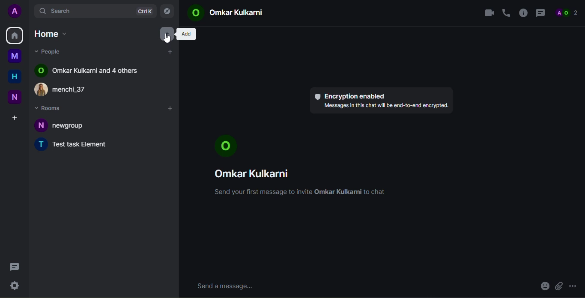 Image resolution: width=585 pixels, height=298 pixels. Describe the element at coordinates (171, 52) in the screenshot. I see `add` at that location.